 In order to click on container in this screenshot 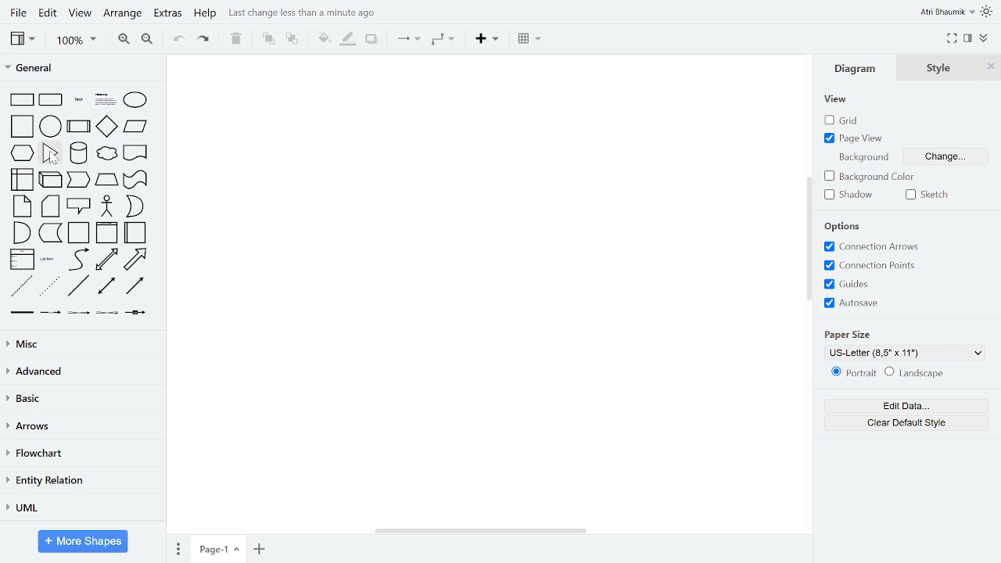, I will do `click(78, 233)`.